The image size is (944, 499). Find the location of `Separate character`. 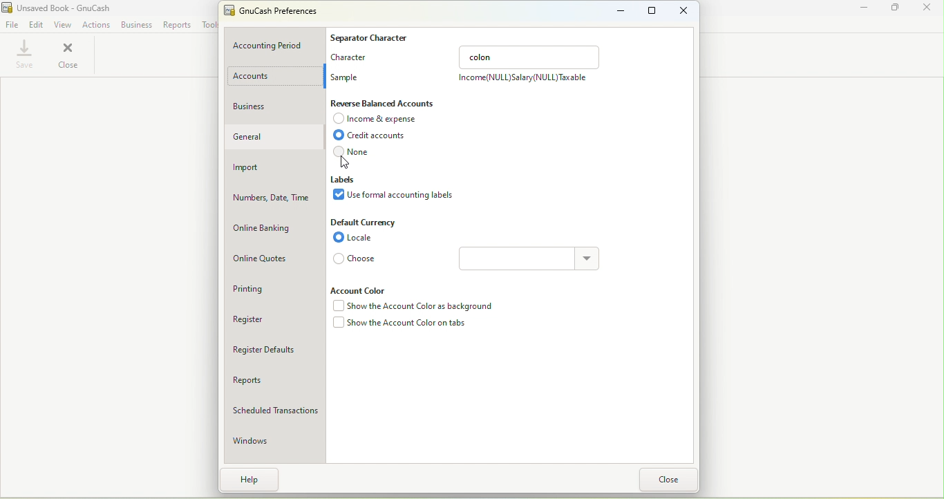

Separate character is located at coordinates (373, 38).